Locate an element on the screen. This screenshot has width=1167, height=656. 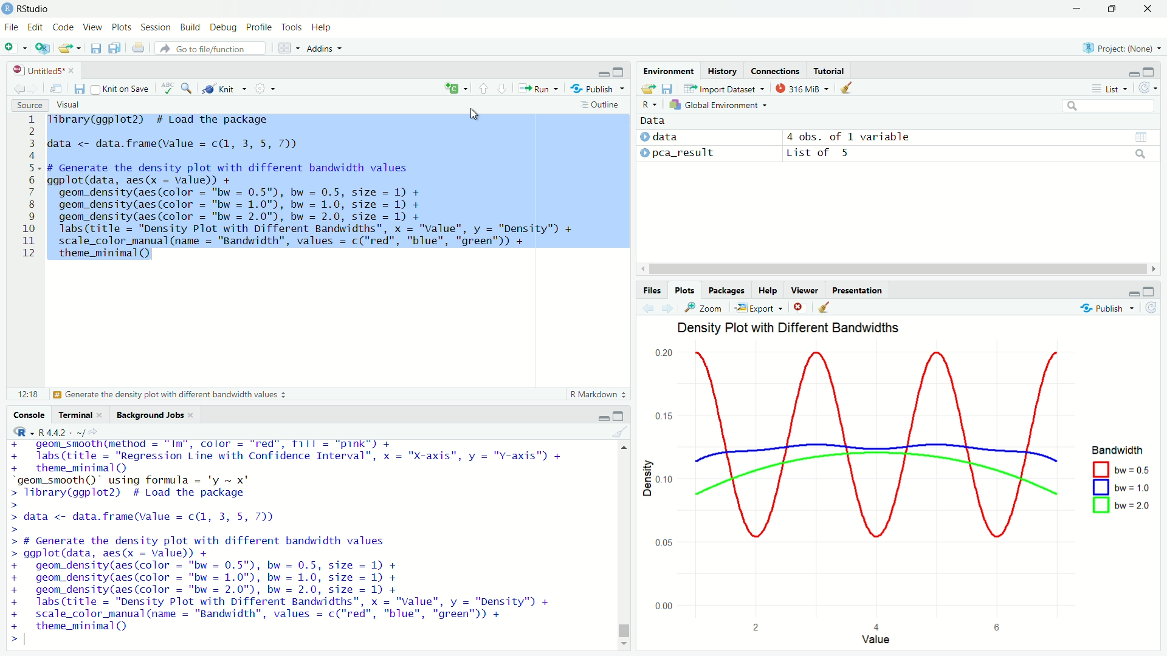
expand/collapse is located at coordinates (644, 137).